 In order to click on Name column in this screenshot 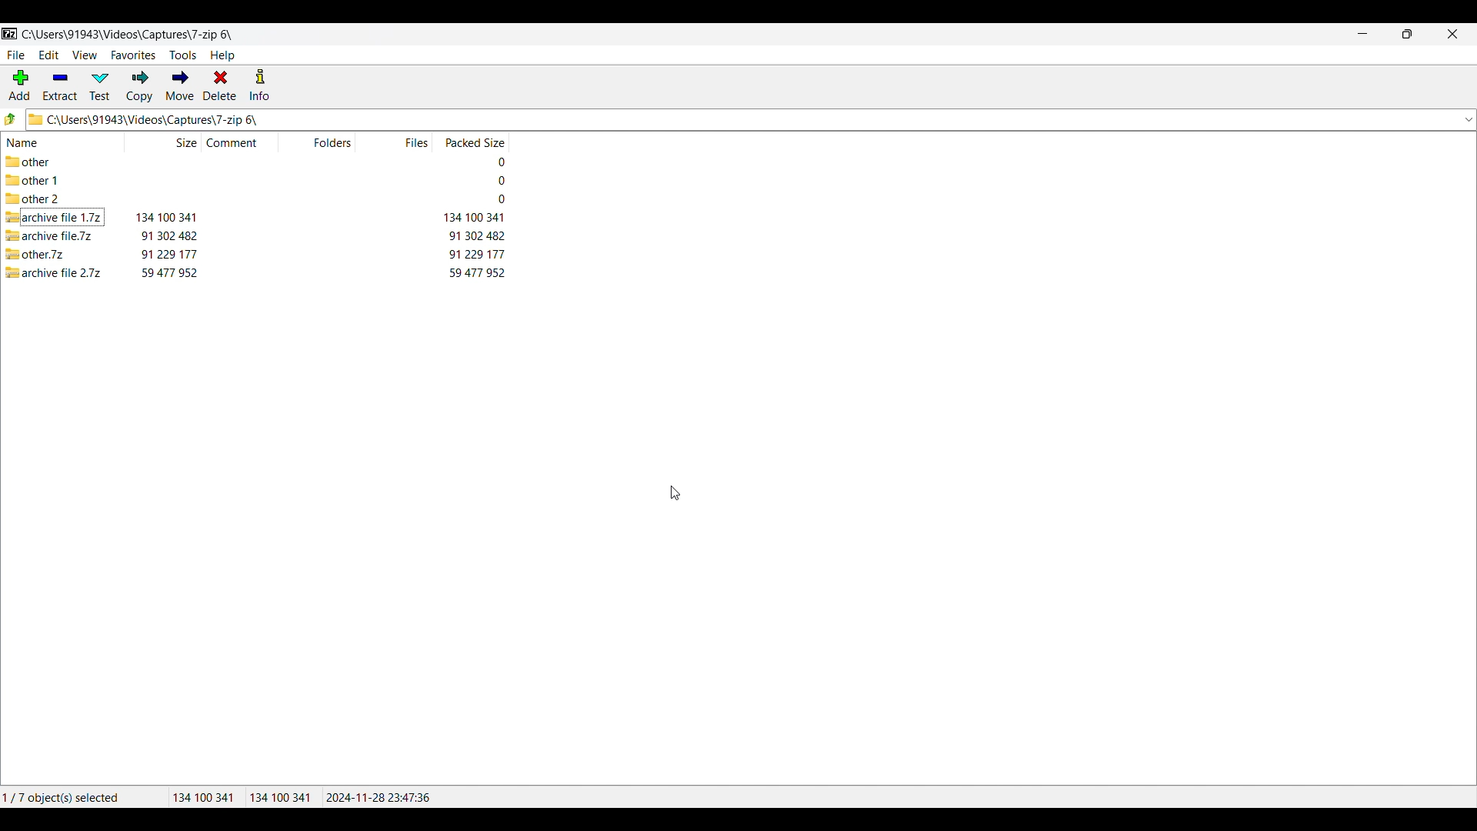, I will do `click(41, 143)`.